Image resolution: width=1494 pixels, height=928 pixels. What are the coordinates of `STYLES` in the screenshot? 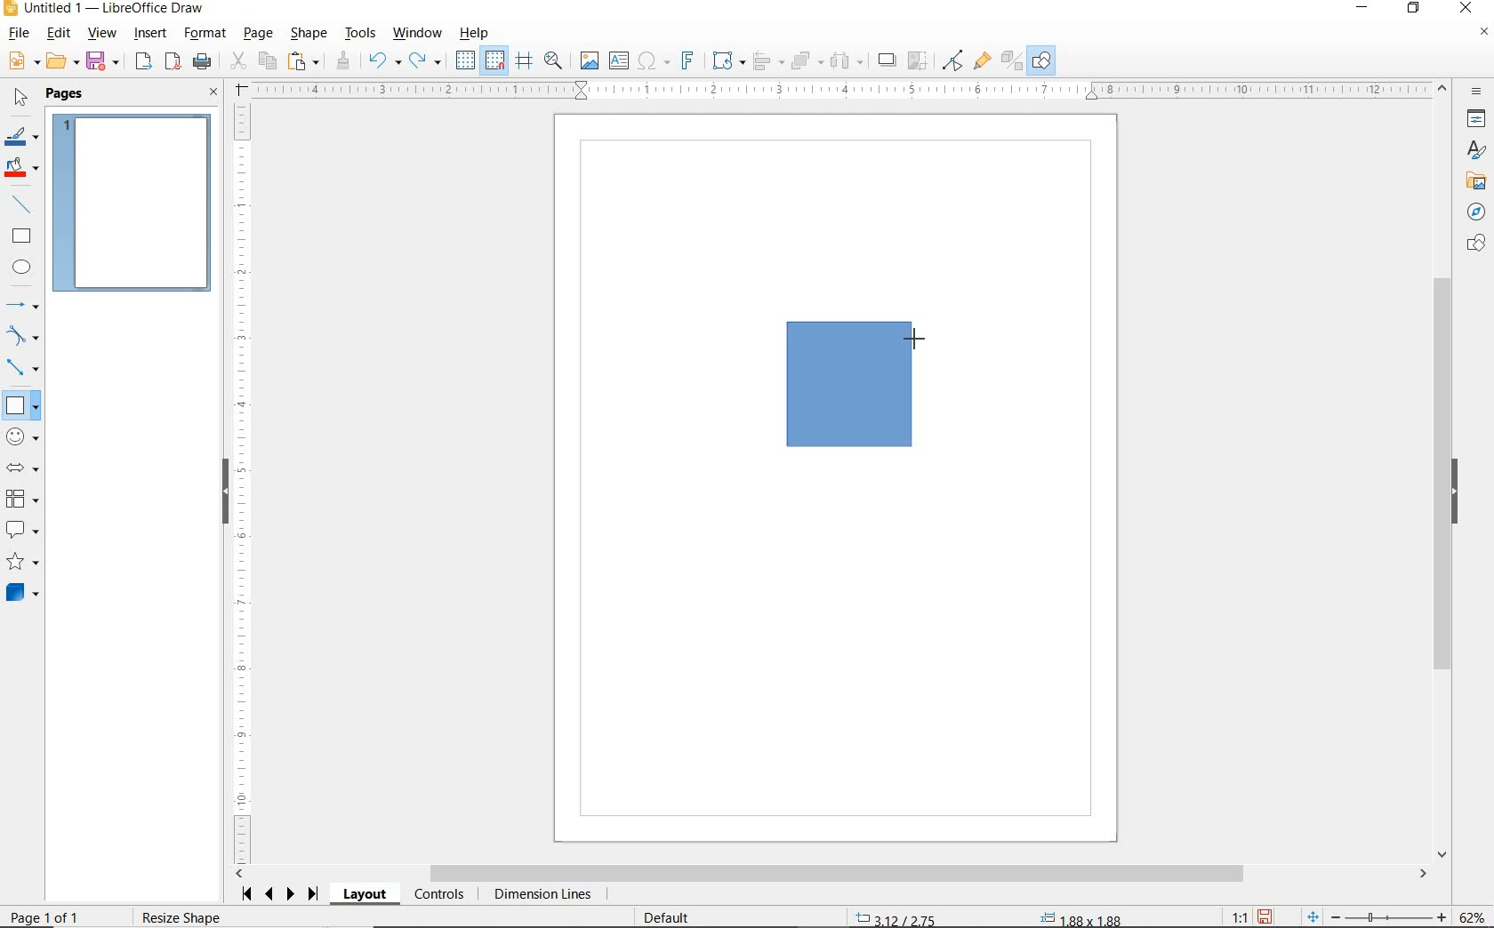 It's located at (1472, 150).